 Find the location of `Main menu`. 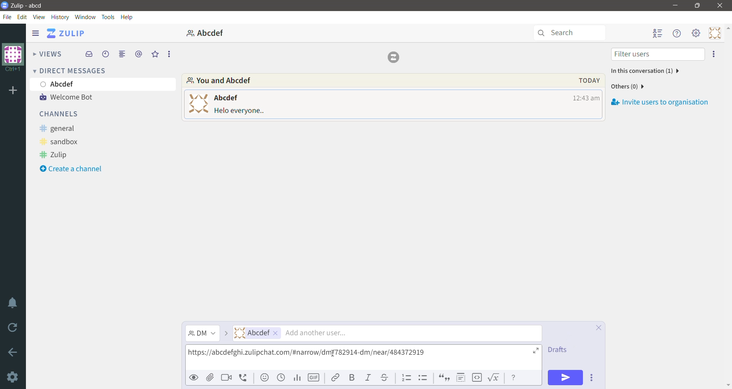

Main menu is located at coordinates (696, 33).